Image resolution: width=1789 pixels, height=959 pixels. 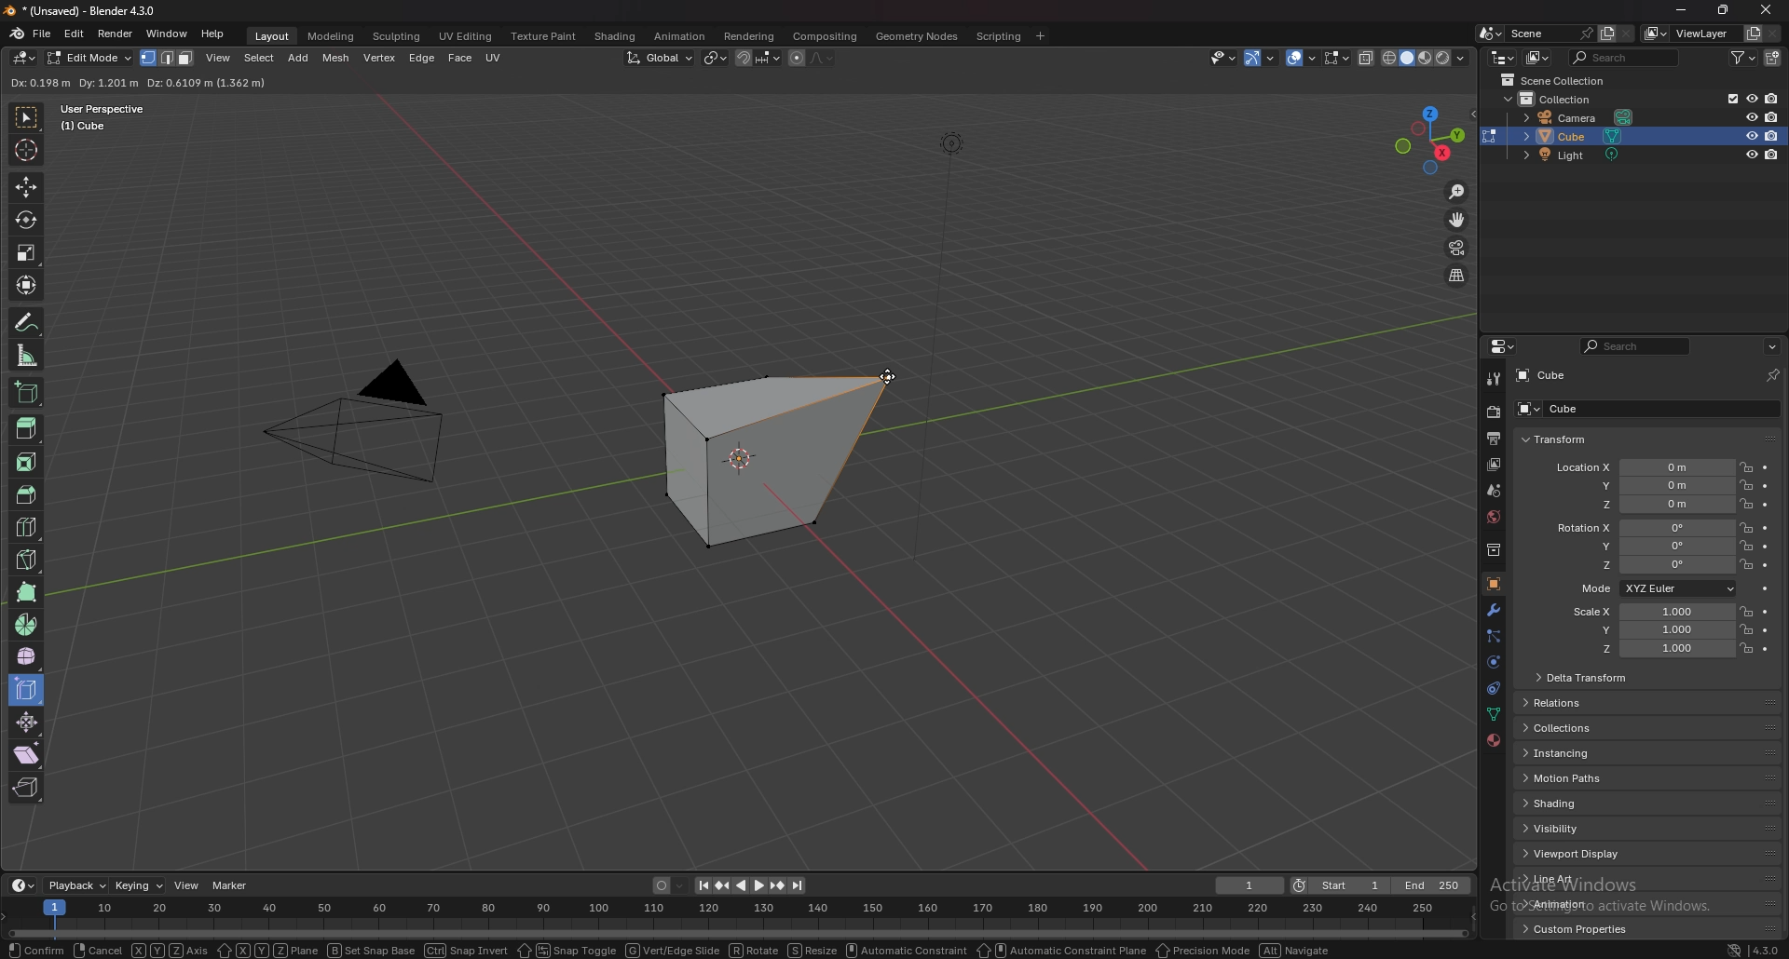 I want to click on editor type, so click(x=1505, y=346).